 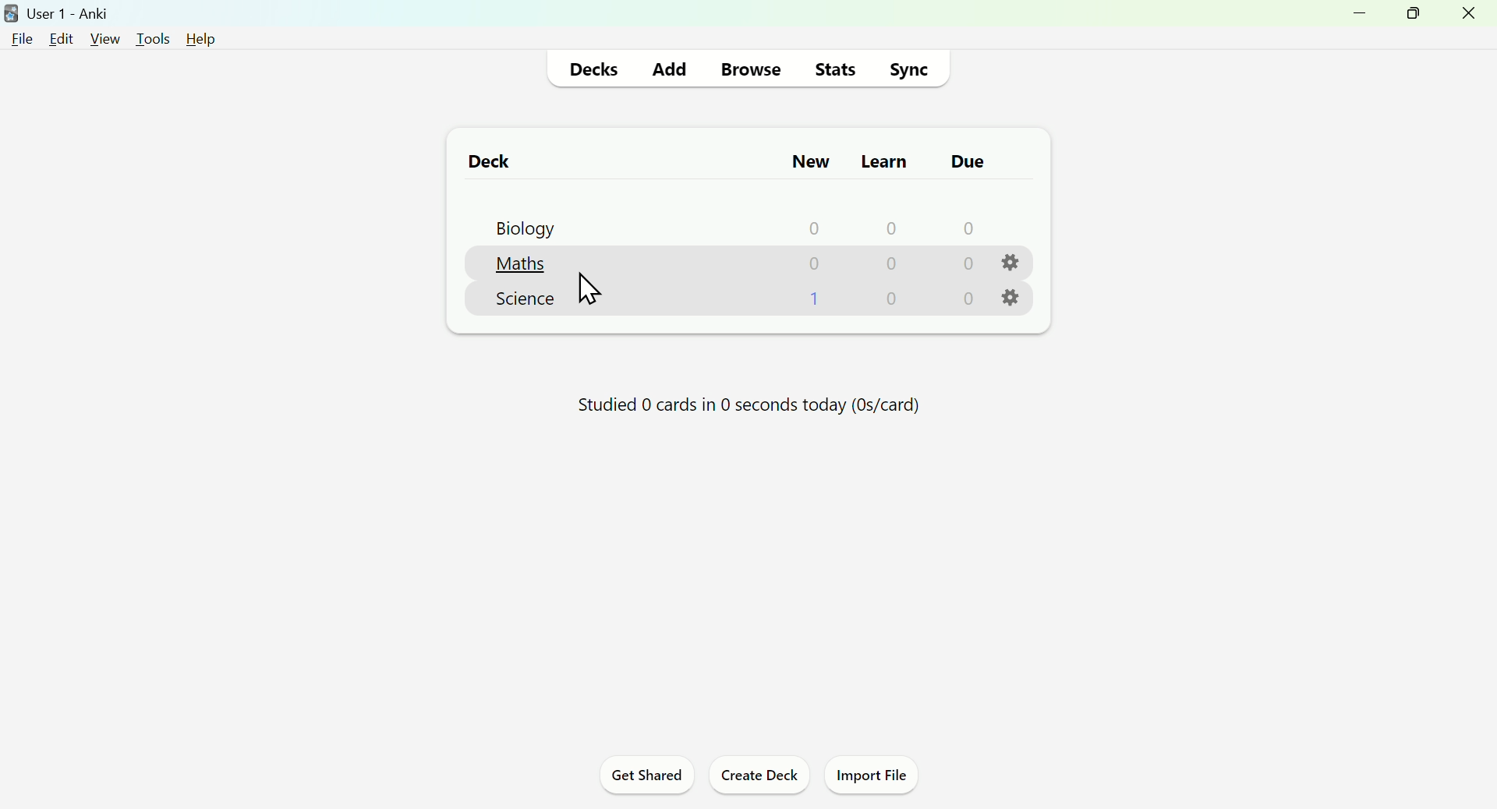 I want to click on help, so click(x=203, y=41).